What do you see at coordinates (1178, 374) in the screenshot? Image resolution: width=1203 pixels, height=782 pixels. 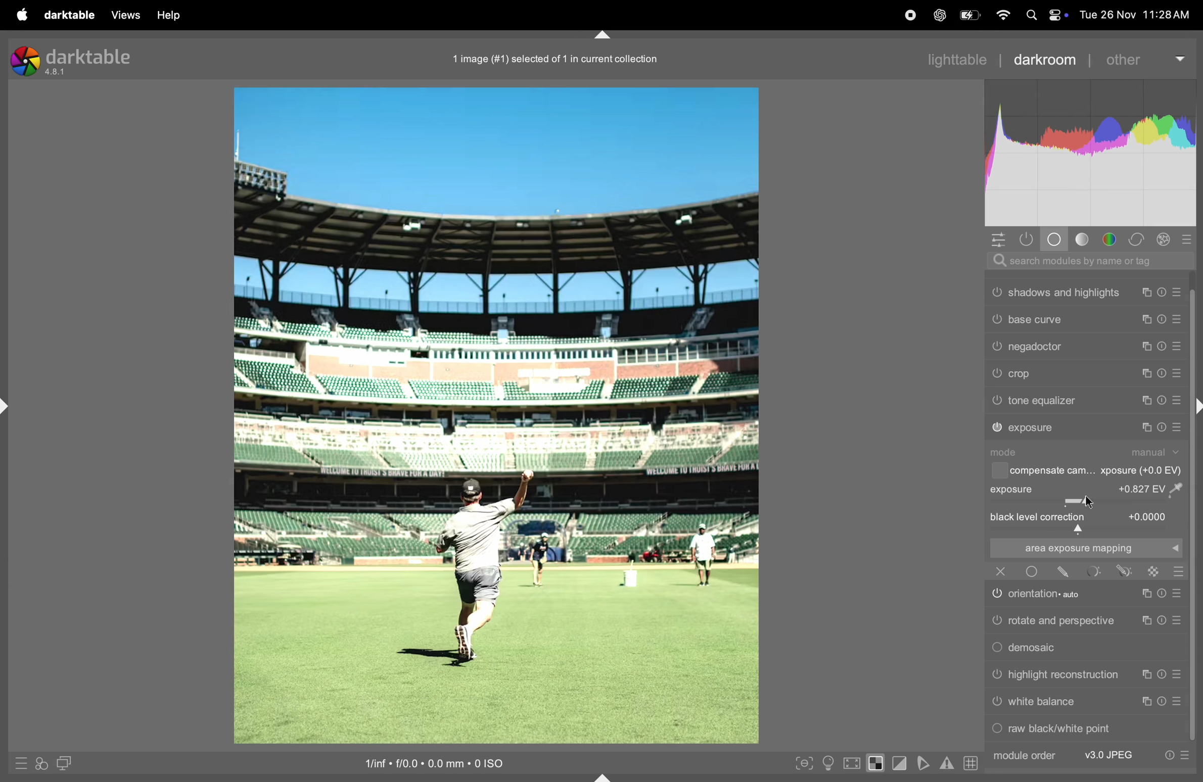 I see `Presets ` at bounding box center [1178, 374].